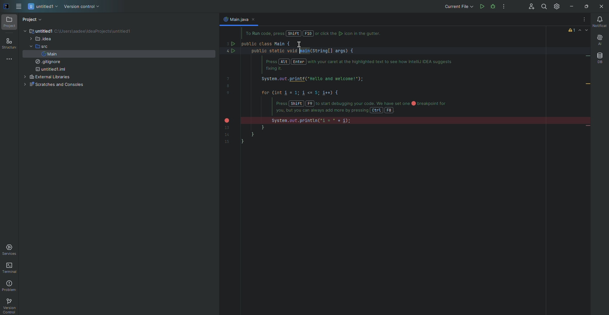  What do you see at coordinates (318, 34) in the screenshot?
I see `code instruction` at bounding box center [318, 34].